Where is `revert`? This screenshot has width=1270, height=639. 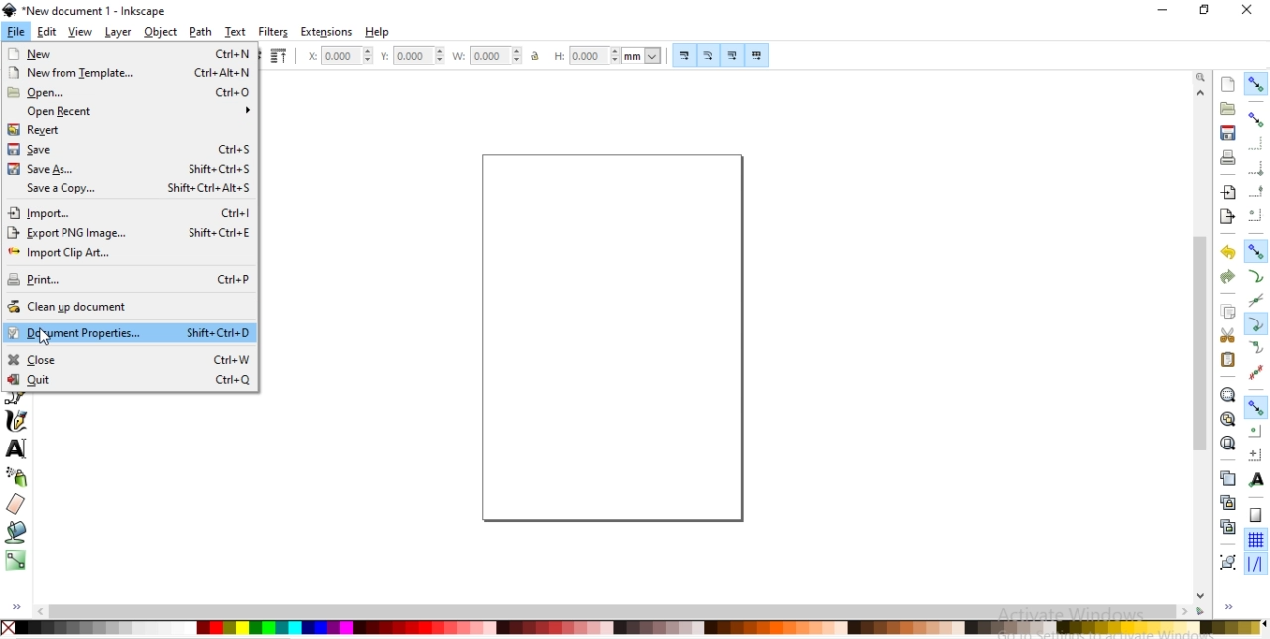
revert is located at coordinates (126, 131).